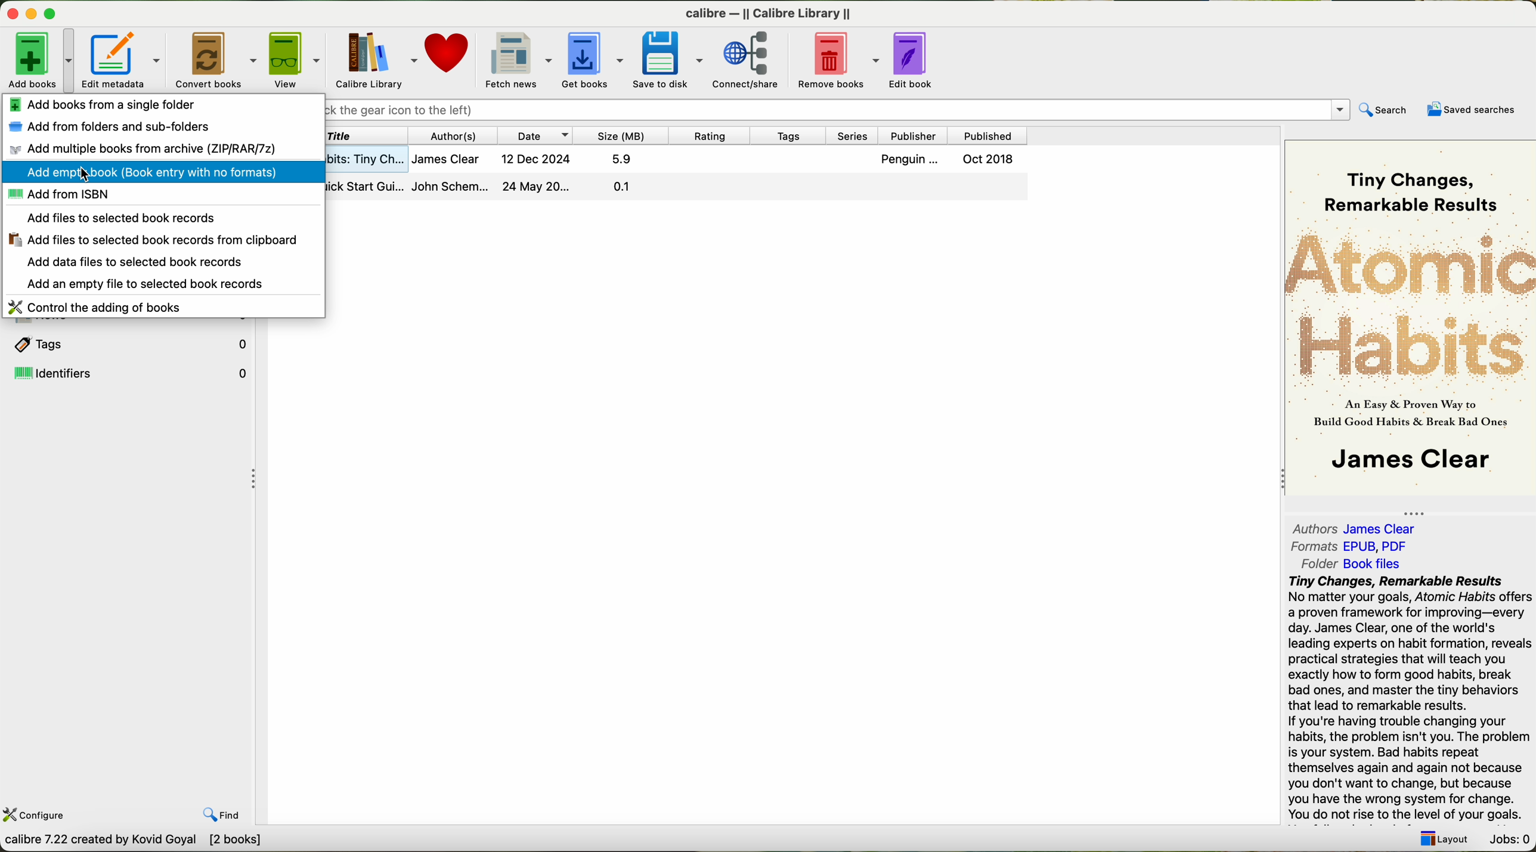 The height and width of the screenshot is (852, 1536). I want to click on add from folders and sub-folders, so click(114, 128).